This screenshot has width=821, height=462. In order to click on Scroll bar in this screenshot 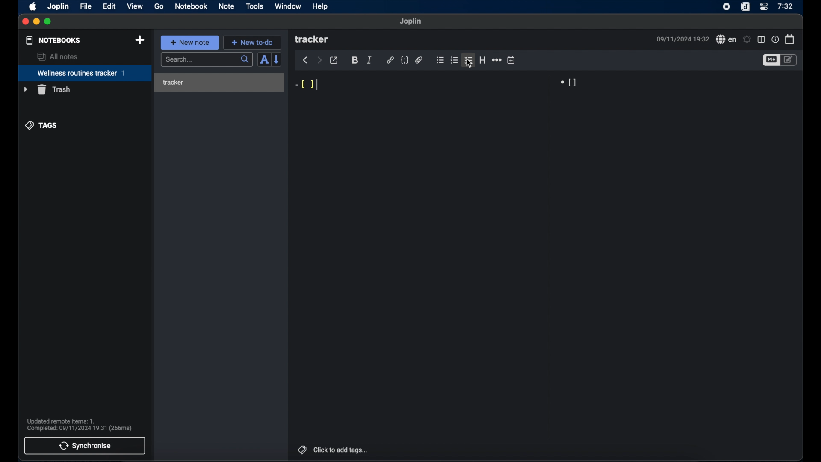, I will do `click(549, 258)`.